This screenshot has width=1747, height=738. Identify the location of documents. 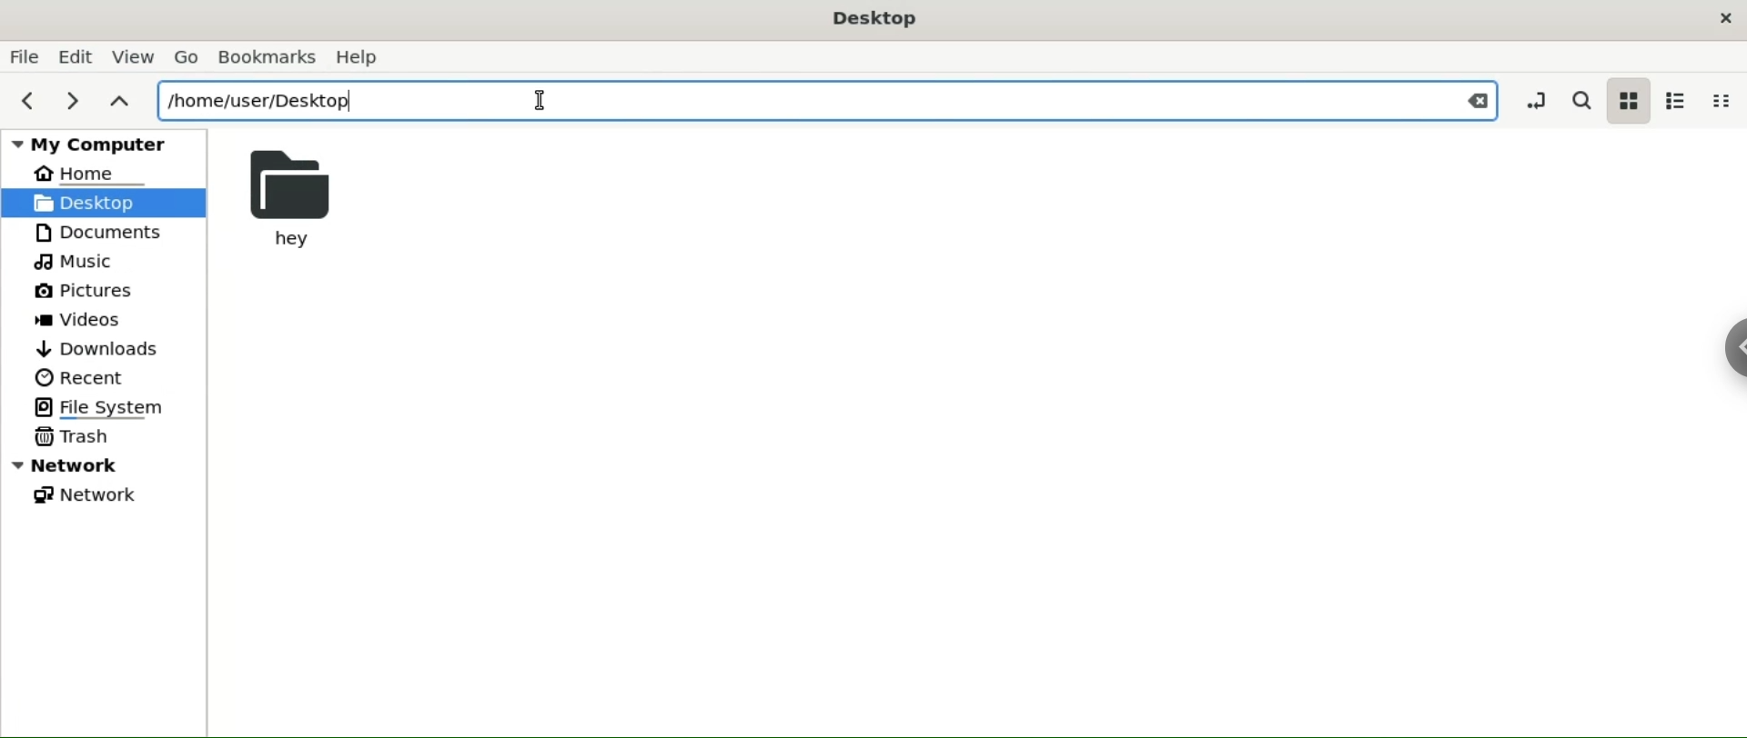
(109, 233).